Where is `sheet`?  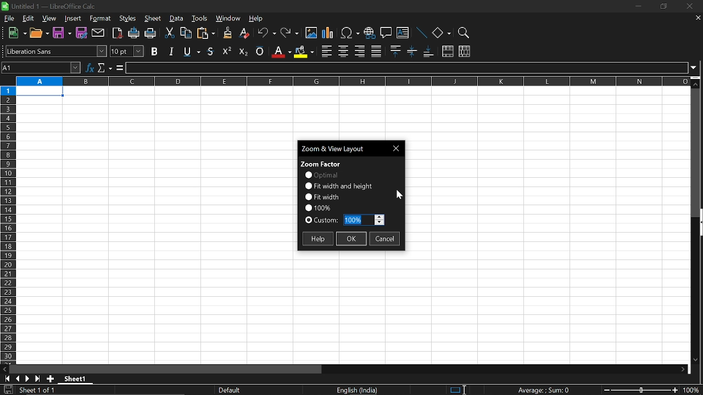
sheet is located at coordinates (153, 19).